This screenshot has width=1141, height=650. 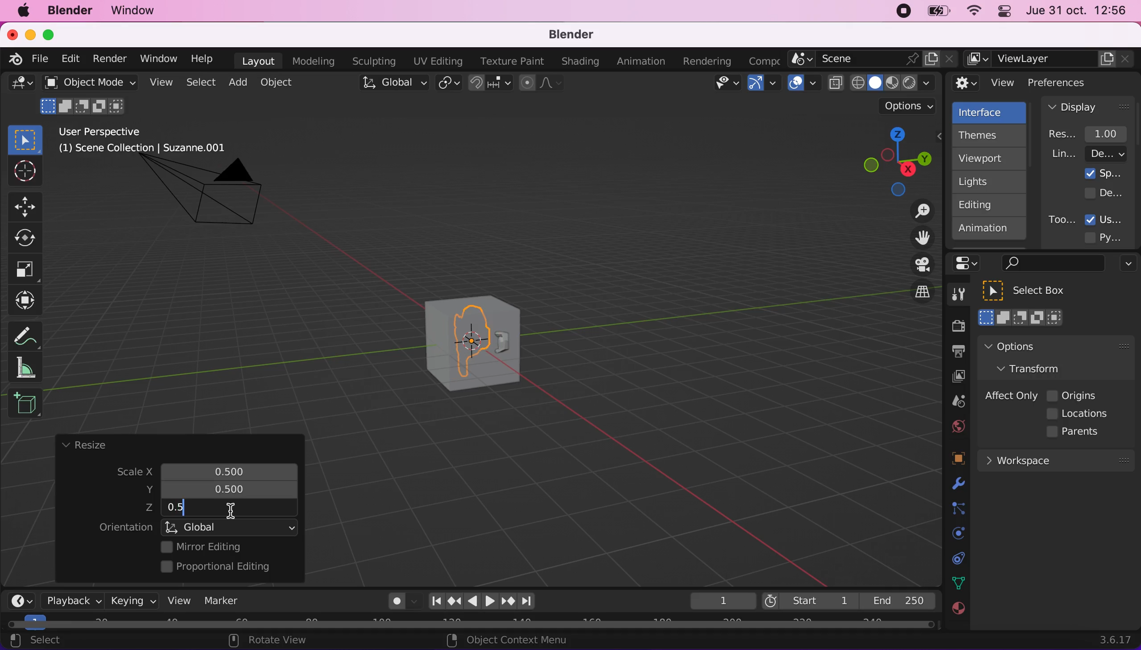 I want to click on select box, so click(x=25, y=139).